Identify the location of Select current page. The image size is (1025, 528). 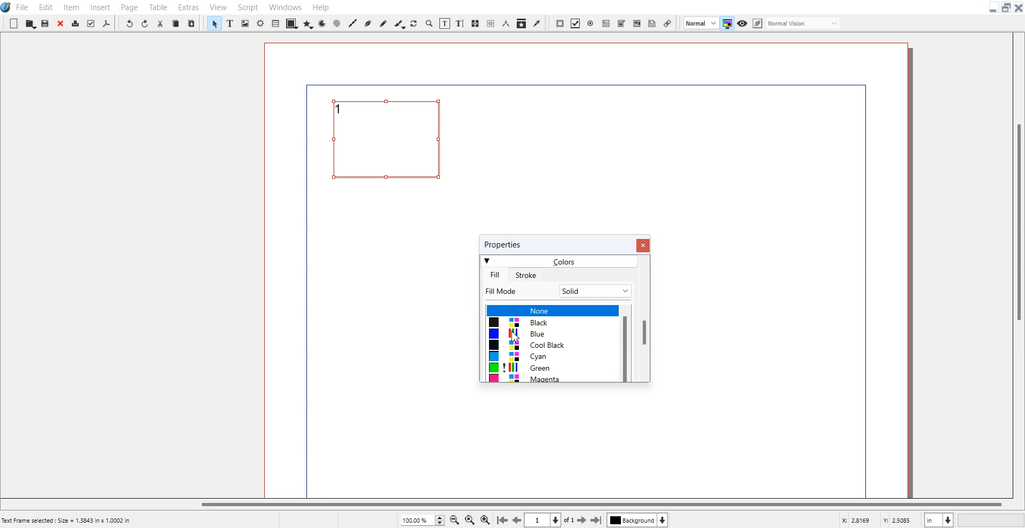
(549, 520).